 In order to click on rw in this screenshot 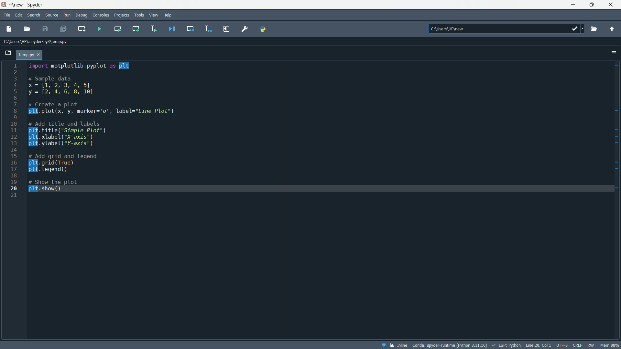, I will do `click(592, 345)`.